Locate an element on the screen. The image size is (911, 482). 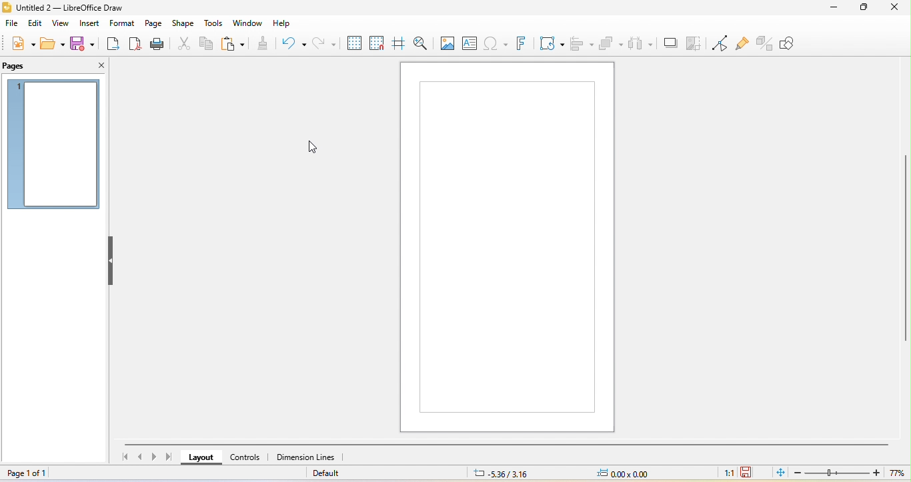
first page is located at coordinates (123, 459).